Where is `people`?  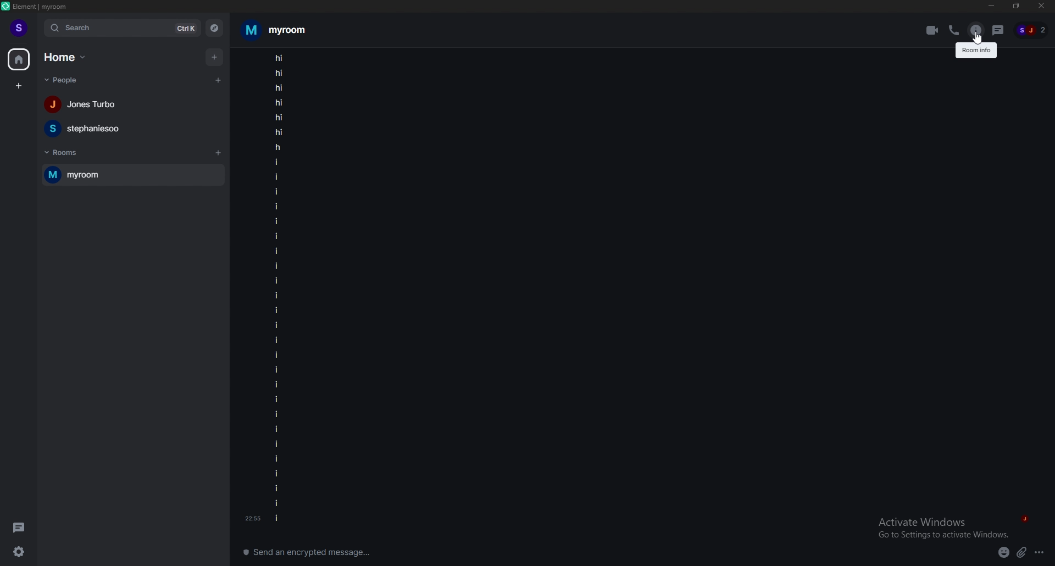
people is located at coordinates (66, 80).